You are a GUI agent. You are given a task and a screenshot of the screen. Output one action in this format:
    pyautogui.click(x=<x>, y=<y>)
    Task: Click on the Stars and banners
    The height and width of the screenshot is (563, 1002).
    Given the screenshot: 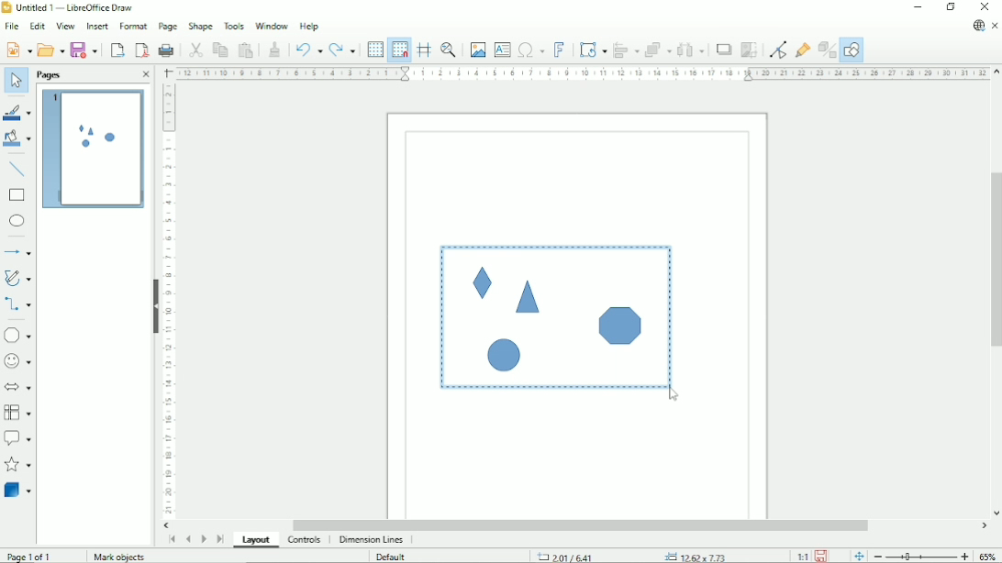 What is the action you would take?
    pyautogui.click(x=19, y=466)
    